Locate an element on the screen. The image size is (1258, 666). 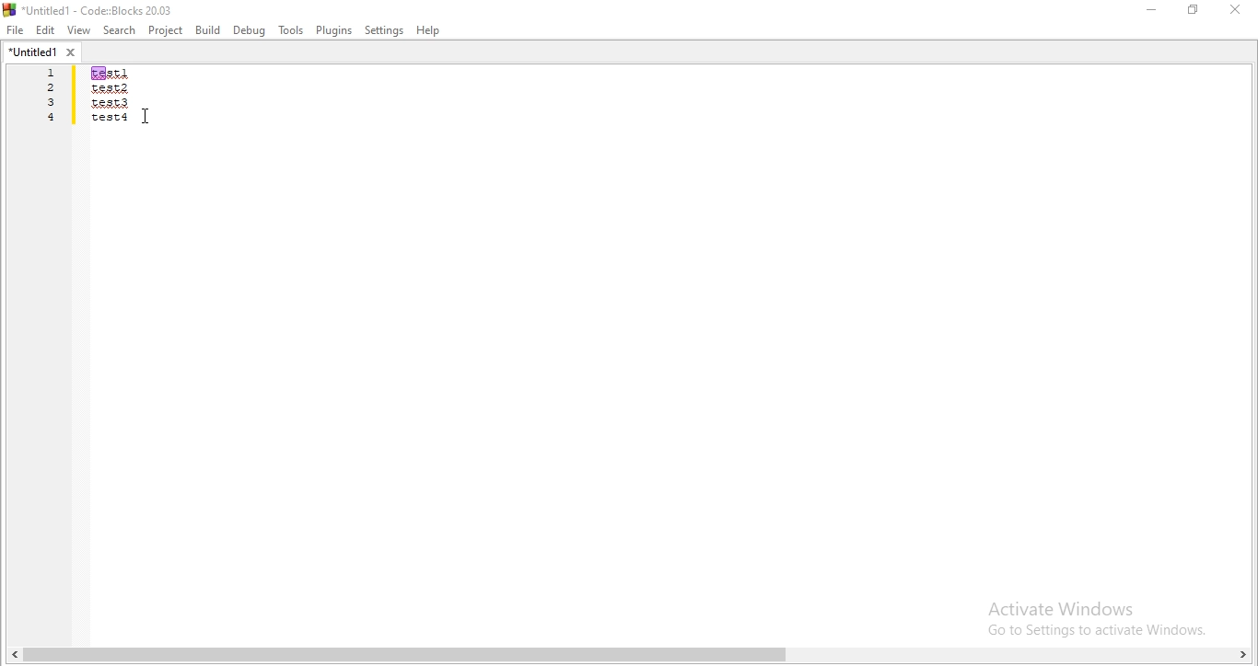
Maximize is located at coordinates (1196, 12).